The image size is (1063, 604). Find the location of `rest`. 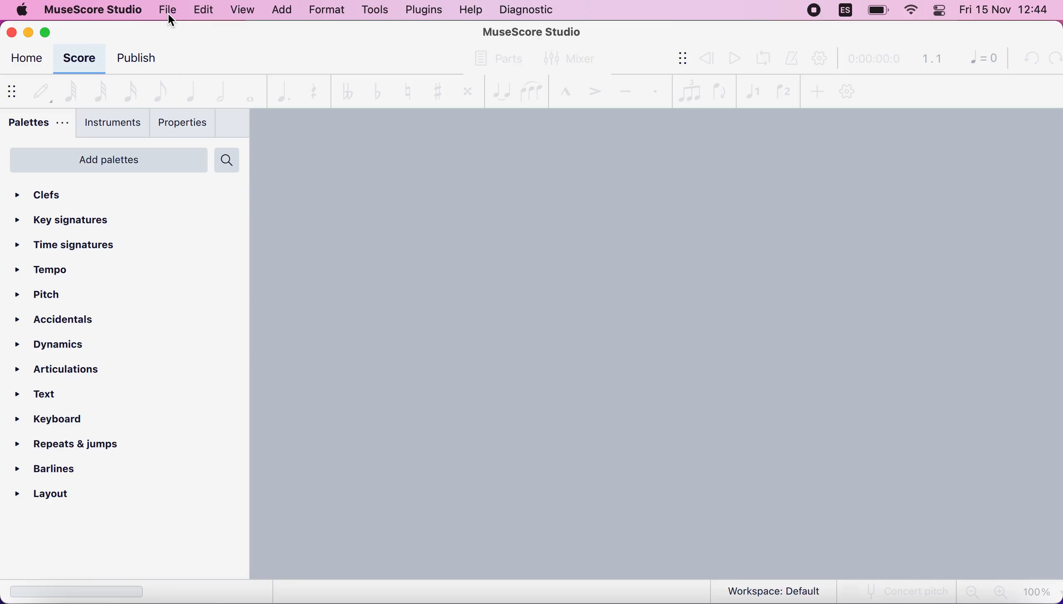

rest is located at coordinates (310, 92).